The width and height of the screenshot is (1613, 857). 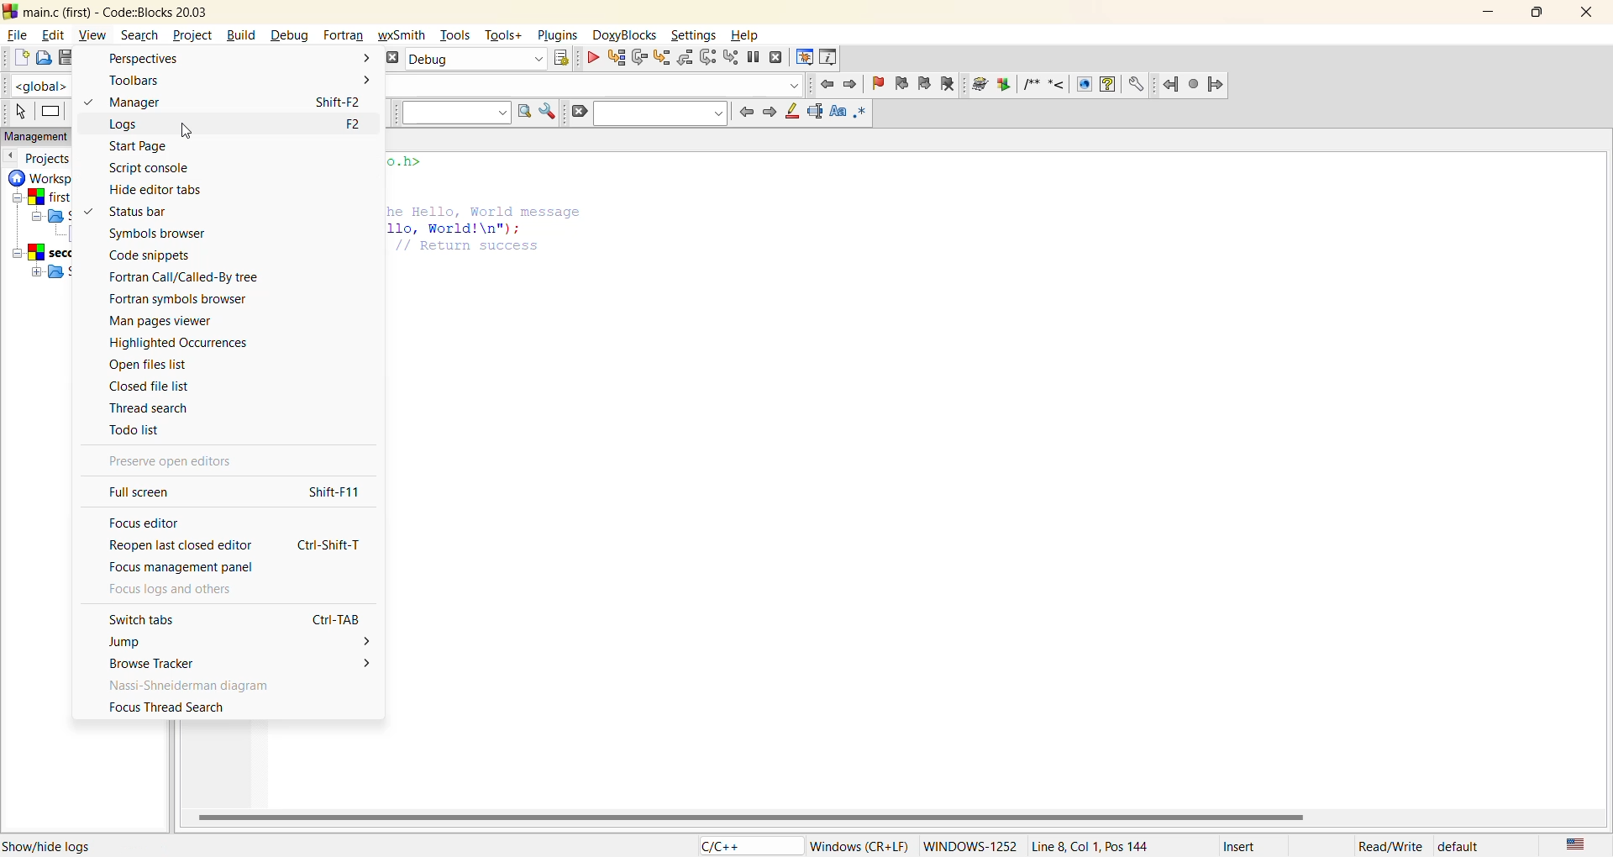 I want to click on horizontal scroll  bar, so click(x=749, y=816).